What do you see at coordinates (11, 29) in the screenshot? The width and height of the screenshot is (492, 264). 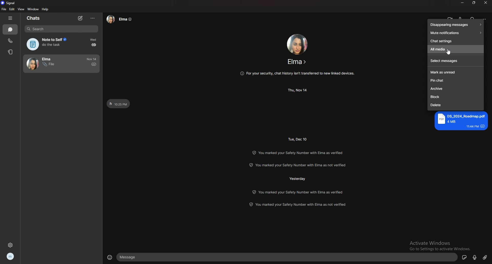 I see `chats` at bounding box center [11, 29].